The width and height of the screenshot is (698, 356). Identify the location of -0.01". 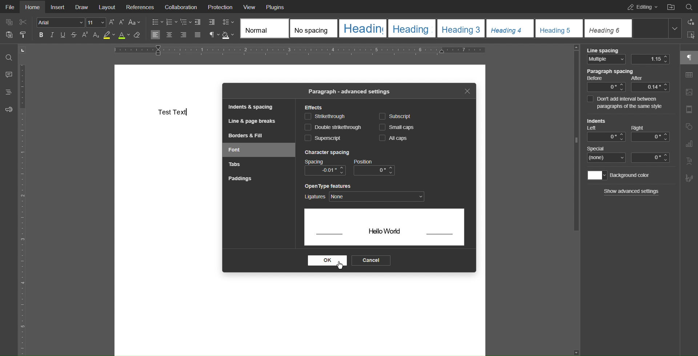
(325, 170).